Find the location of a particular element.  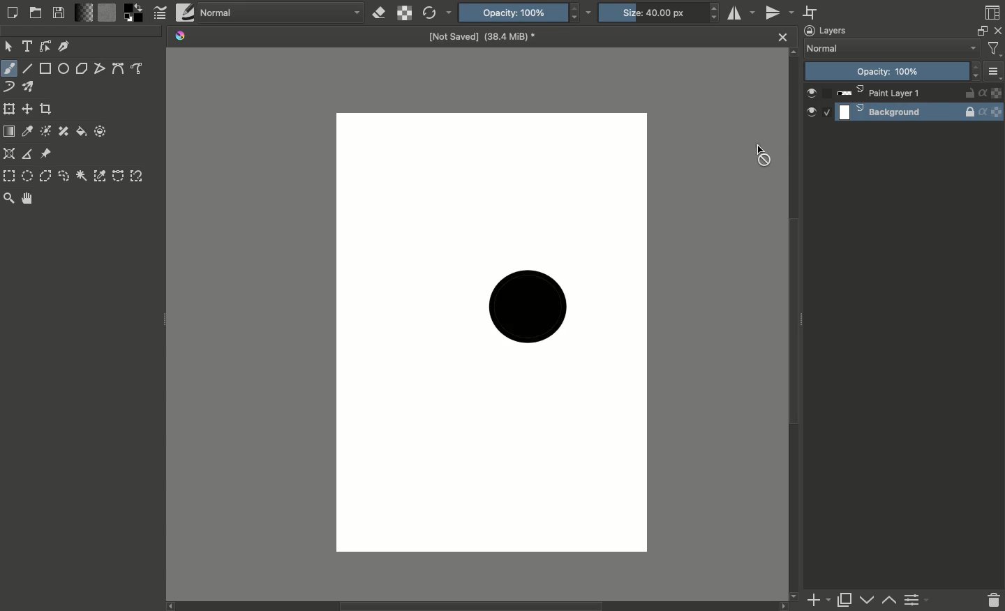

Edit is located at coordinates (47, 45).